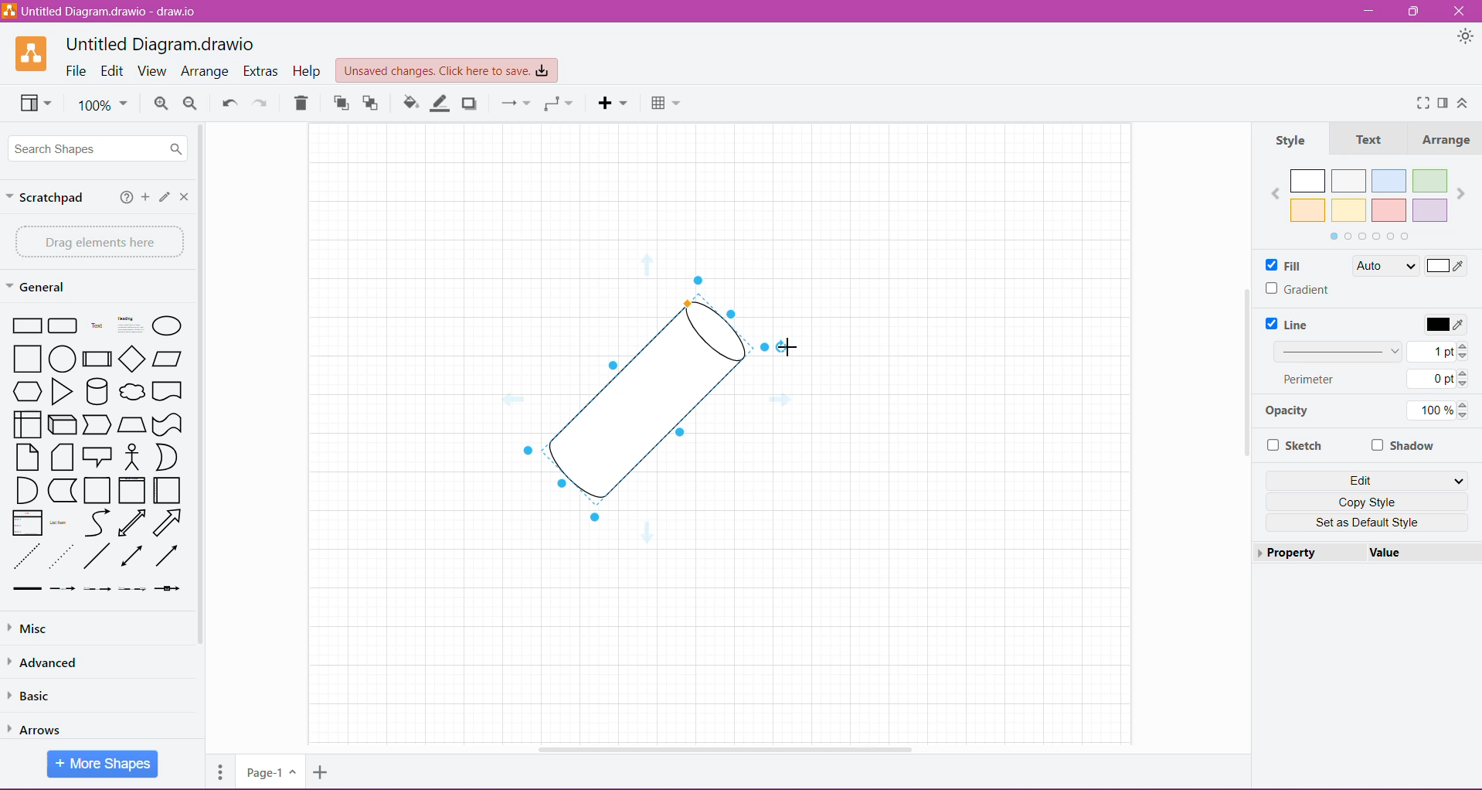 The width and height of the screenshot is (1482, 790). Describe the element at coordinates (1371, 501) in the screenshot. I see `Copy Style` at that location.